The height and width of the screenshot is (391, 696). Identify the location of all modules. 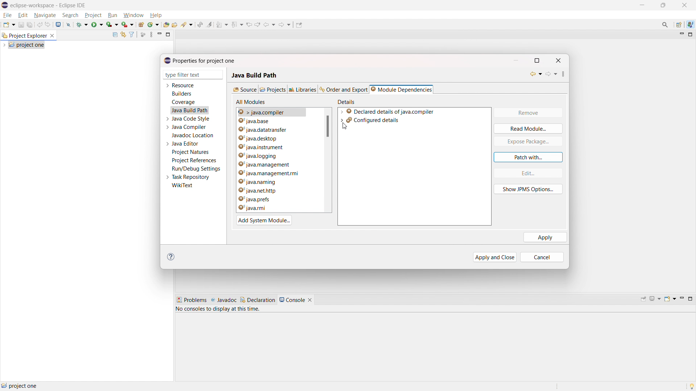
(251, 102).